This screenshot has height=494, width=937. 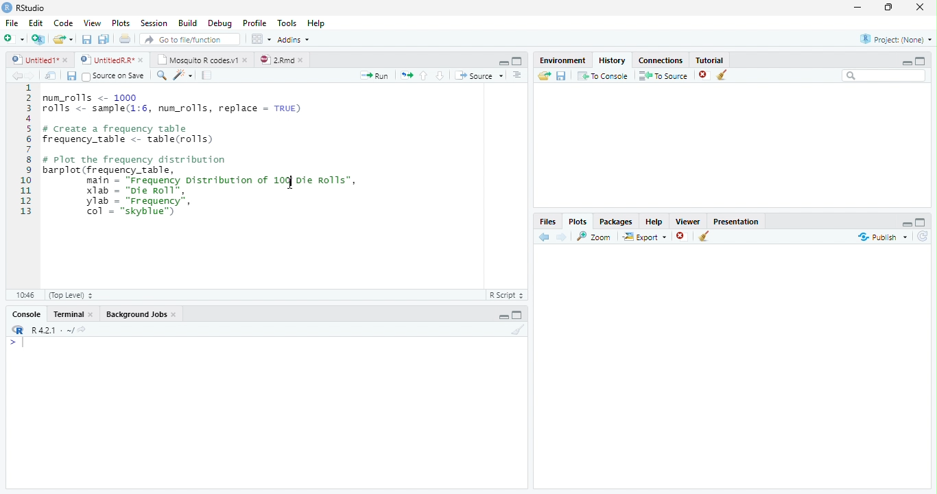 I want to click on Run, so click(x=375, y=75).